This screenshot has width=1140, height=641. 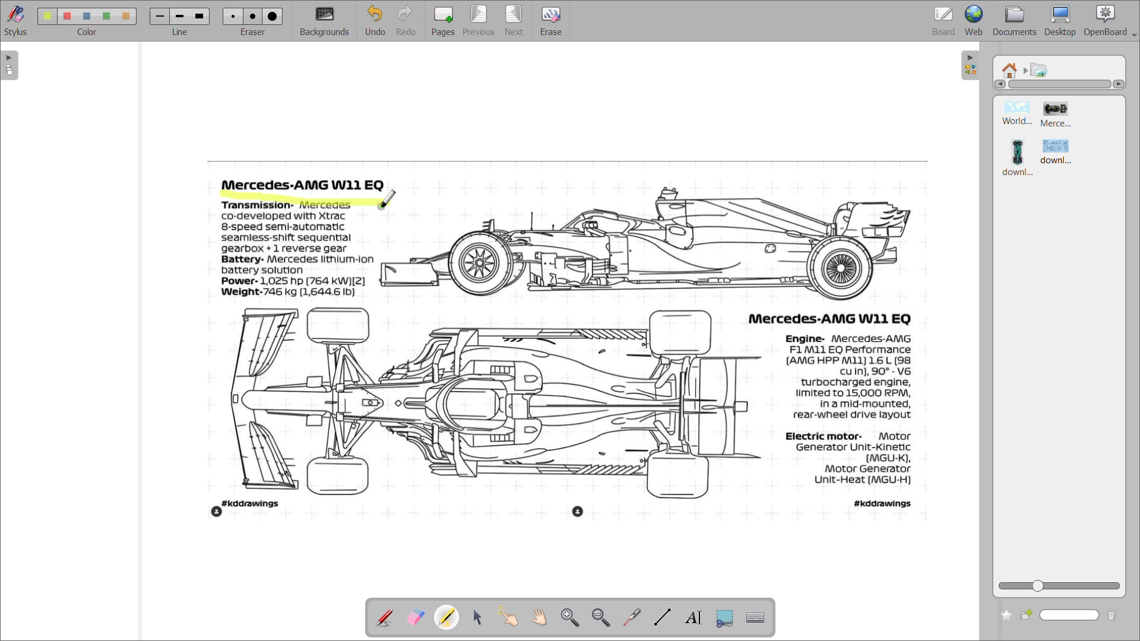 I want to click on eraser 1, so click(x=233, y=16).